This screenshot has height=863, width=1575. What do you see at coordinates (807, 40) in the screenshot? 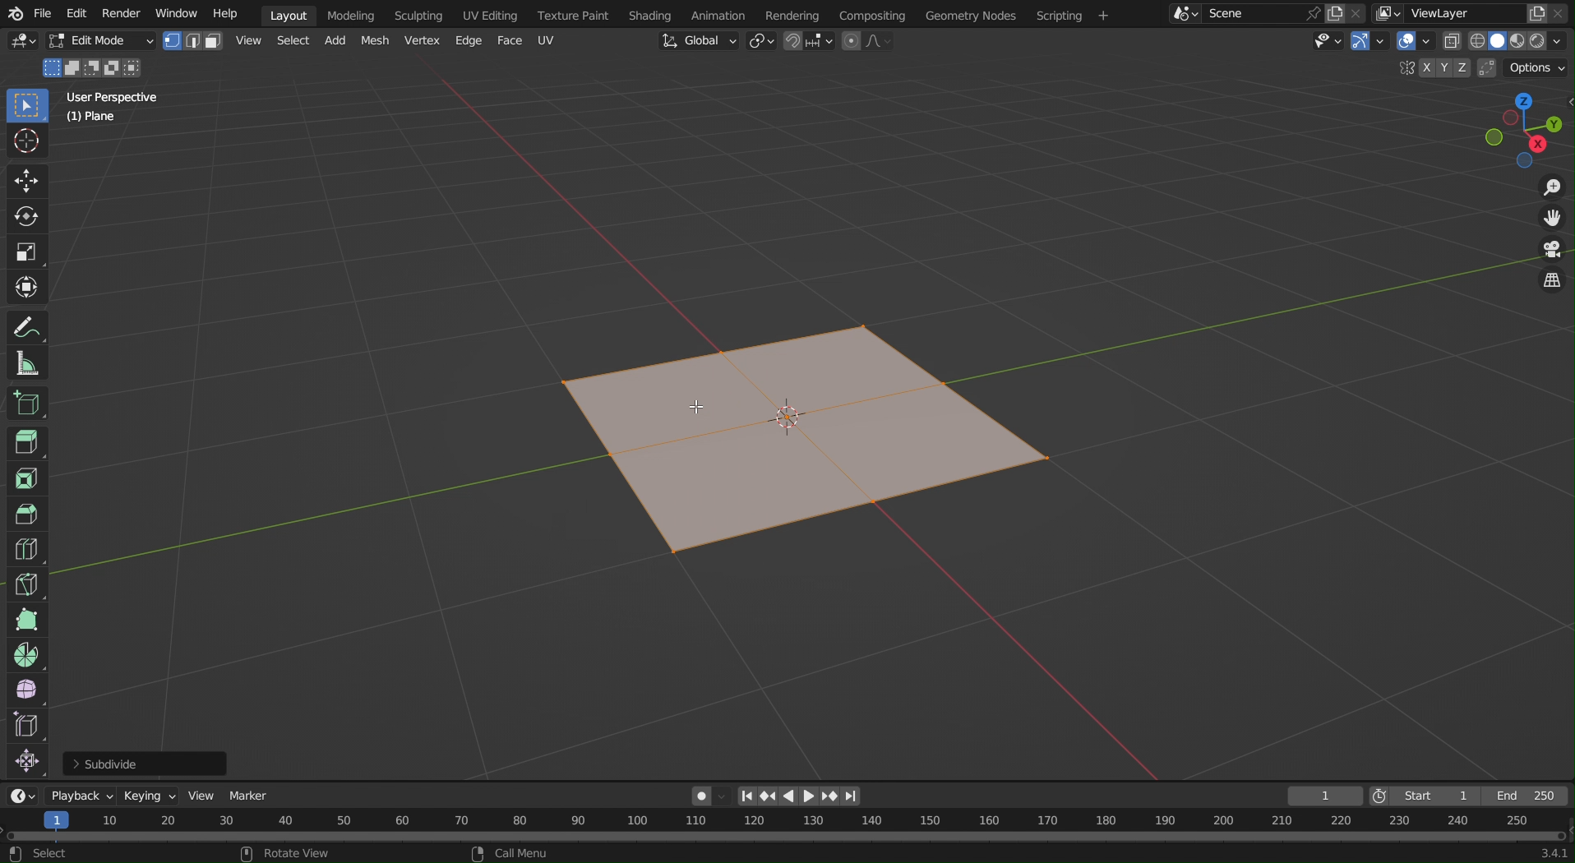
I see `Snapping` at bounding box center [807, 40].